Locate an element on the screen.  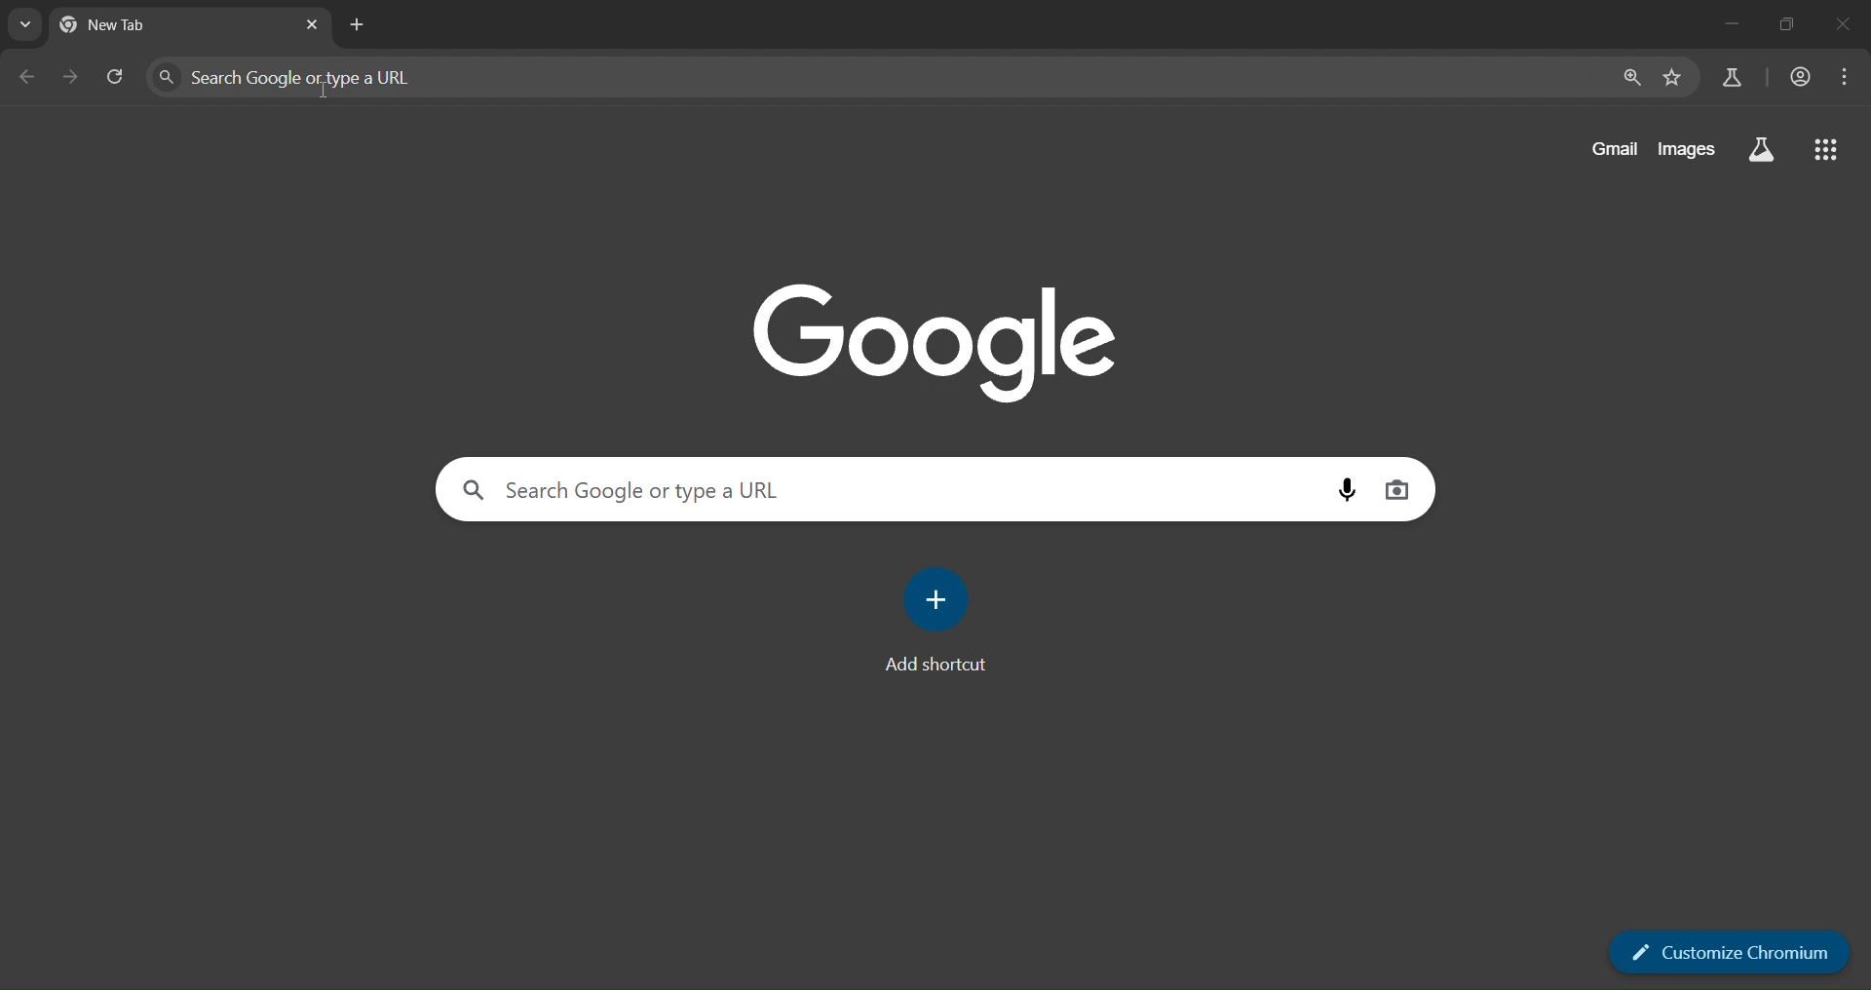
customize chromium is located at coordinates (1733, 955).